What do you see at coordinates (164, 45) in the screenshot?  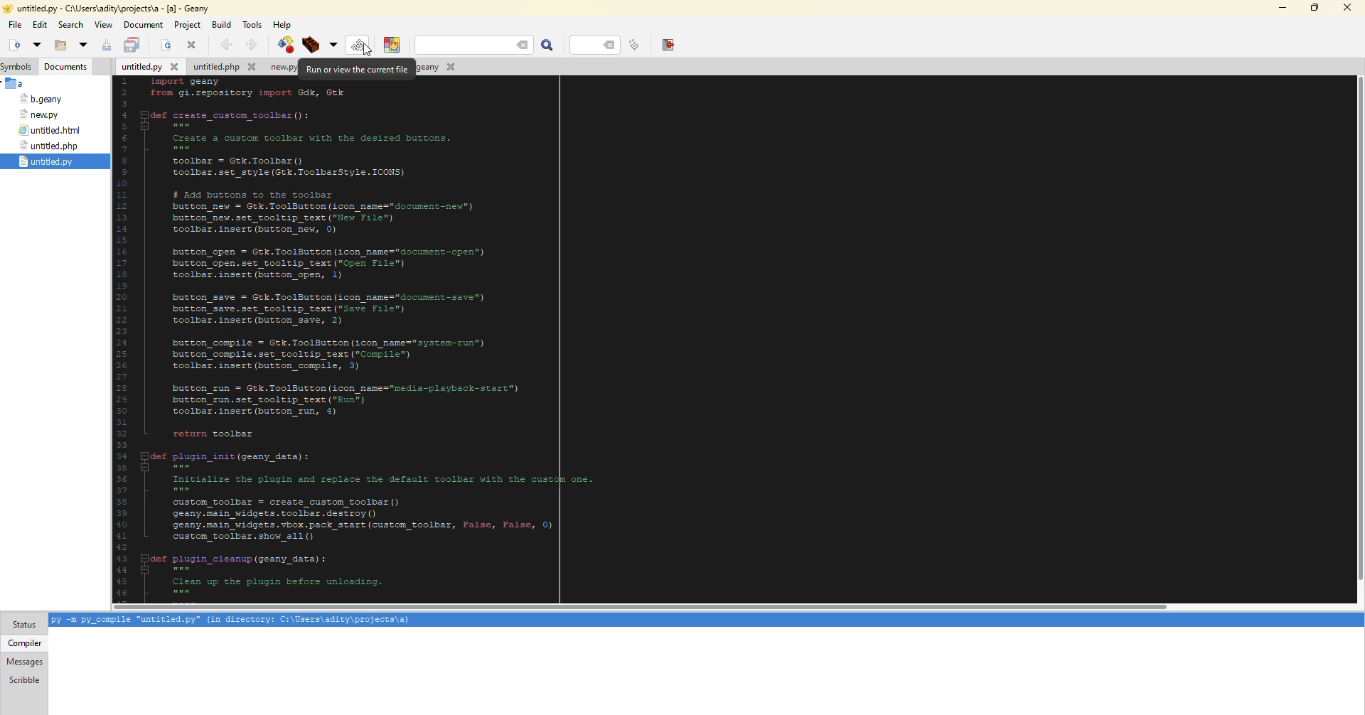 I see `open` at bounding box center [164, 45].